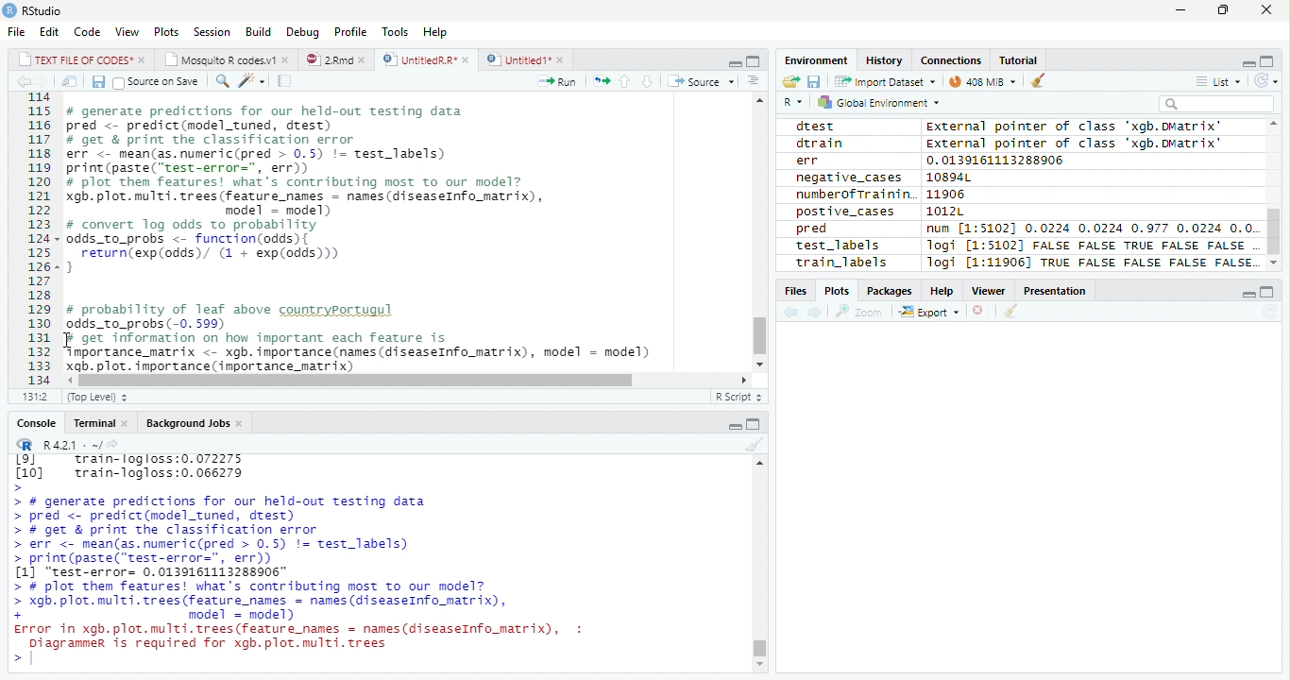 The height and width of the screenshot is (680, 1290). I want to click on Maximize, so click(756, 422).